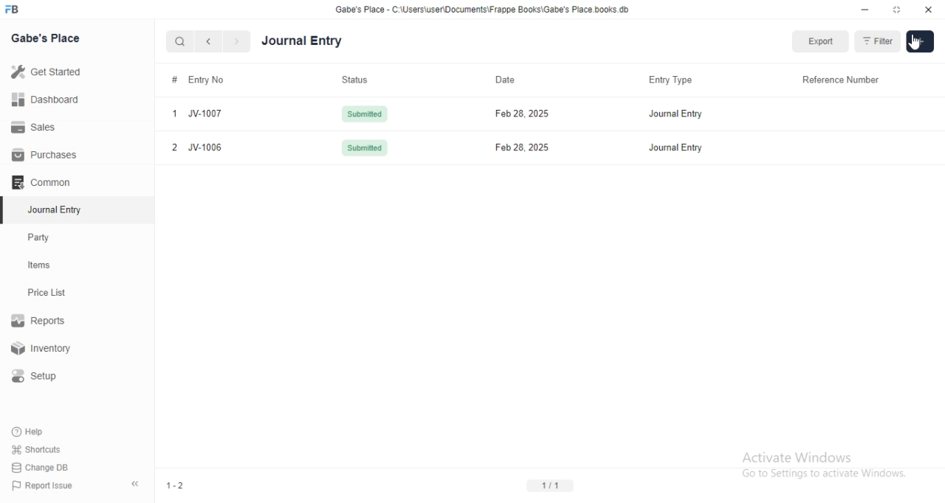 The height and width of the screenshot is (503, 945). I want to click on Journal Entry, so click(302, 41).